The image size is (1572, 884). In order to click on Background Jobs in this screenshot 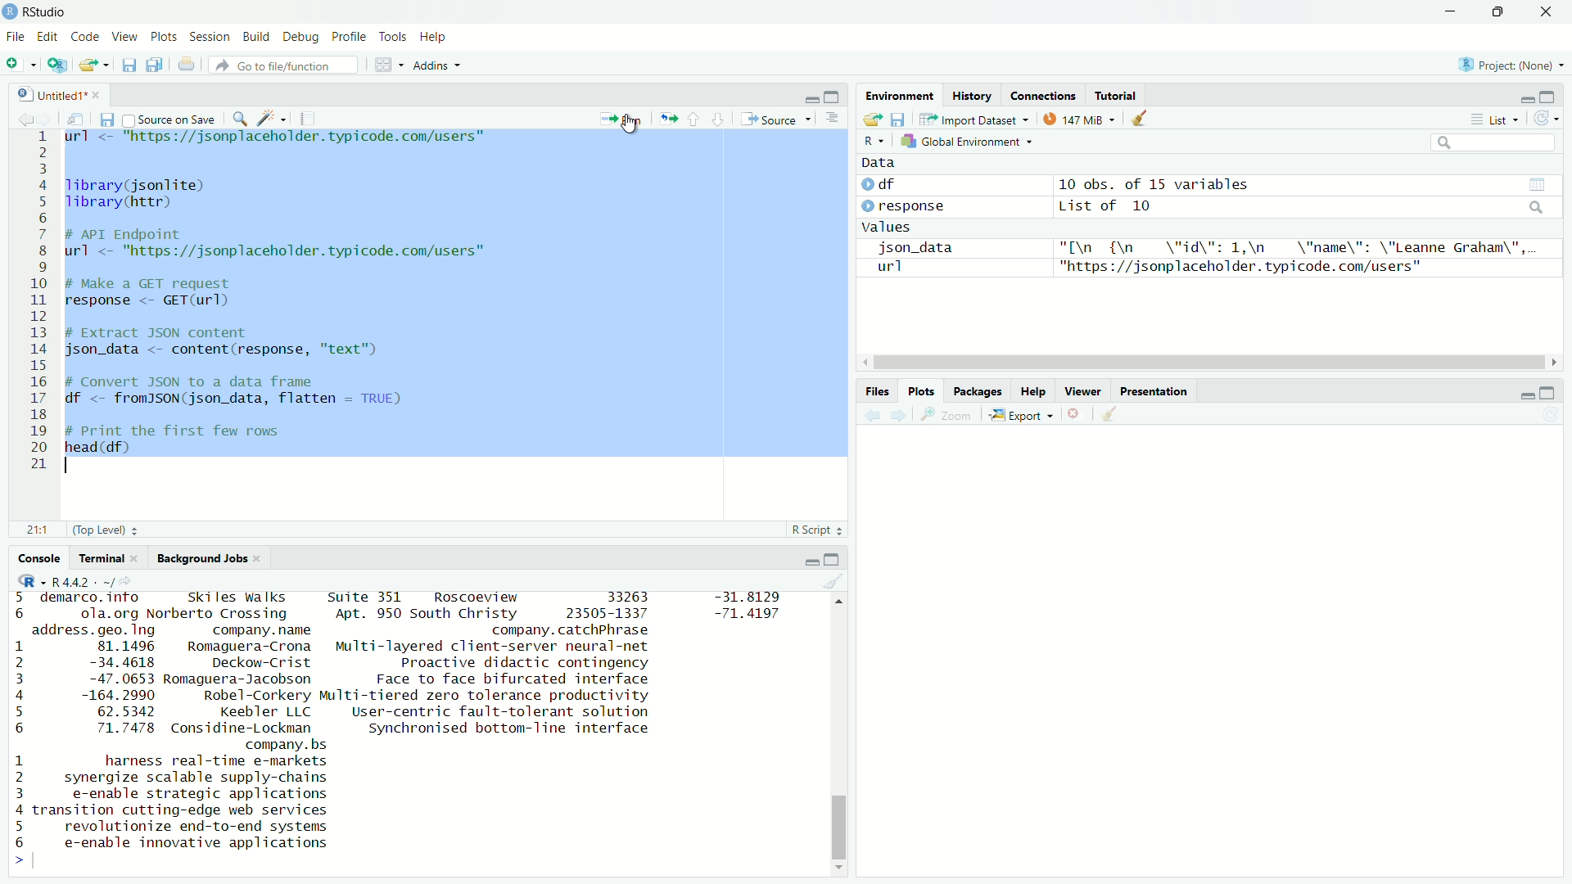, I will do `click(208, 558)`.